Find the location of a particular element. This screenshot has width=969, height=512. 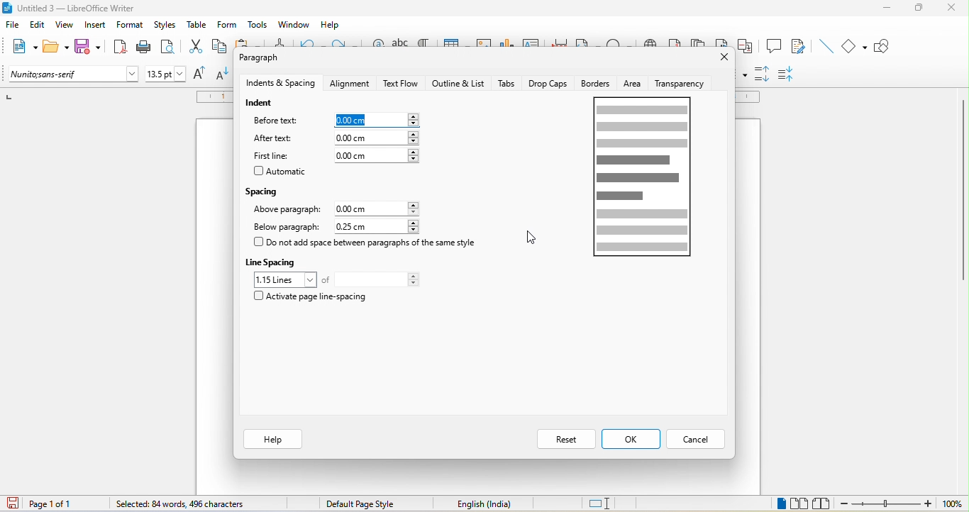

vertical scroll bar is located at coordinates (963, 191).